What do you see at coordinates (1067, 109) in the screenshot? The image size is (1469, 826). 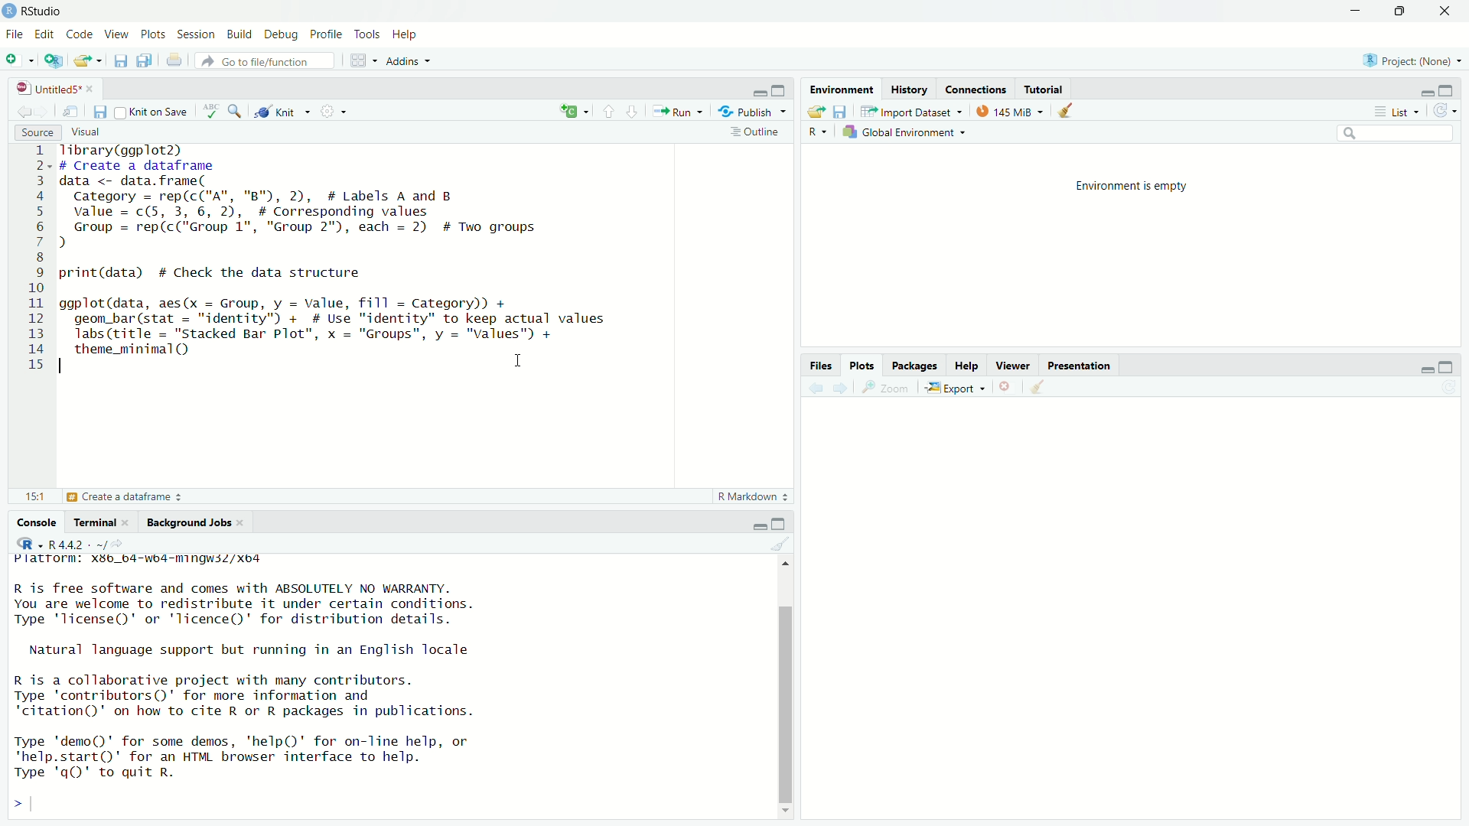 I see `Clear console (Ctrl + L)` at bounding box center [1067, 109].